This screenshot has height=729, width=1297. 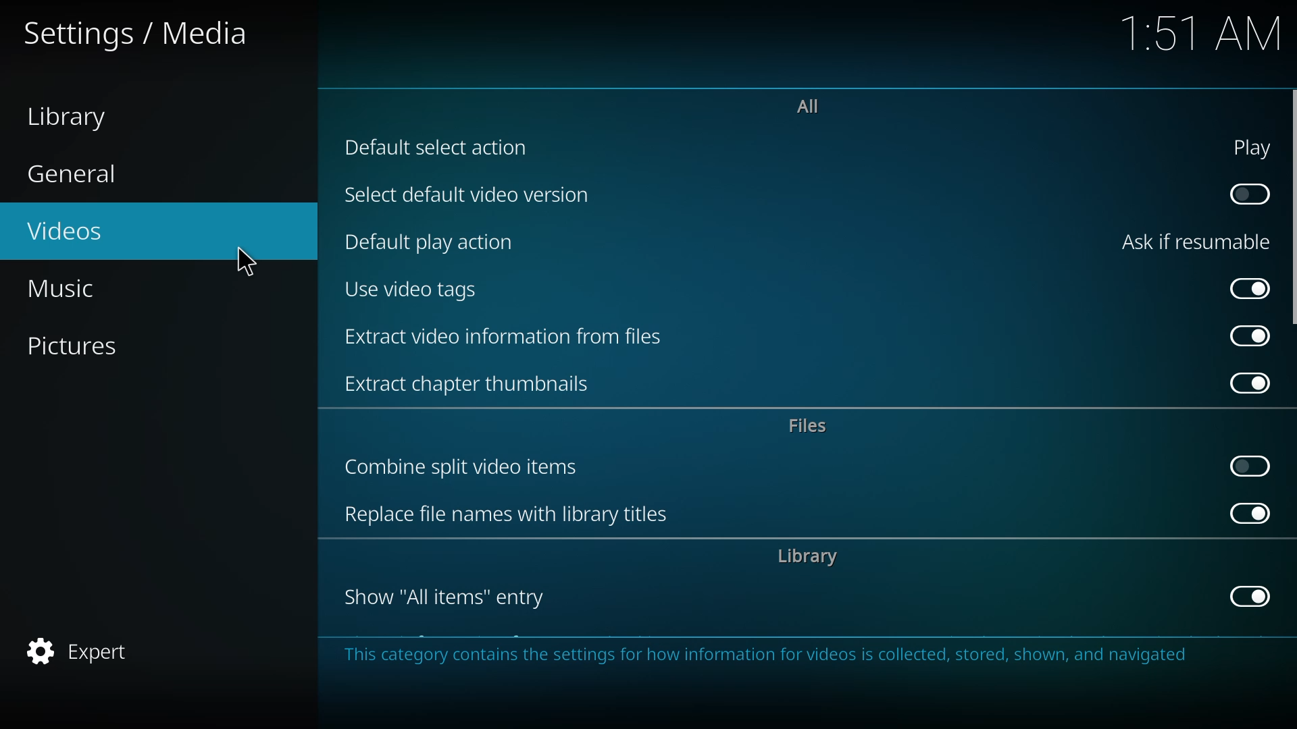 I want to click on default play action, so click(x=430, y=240).